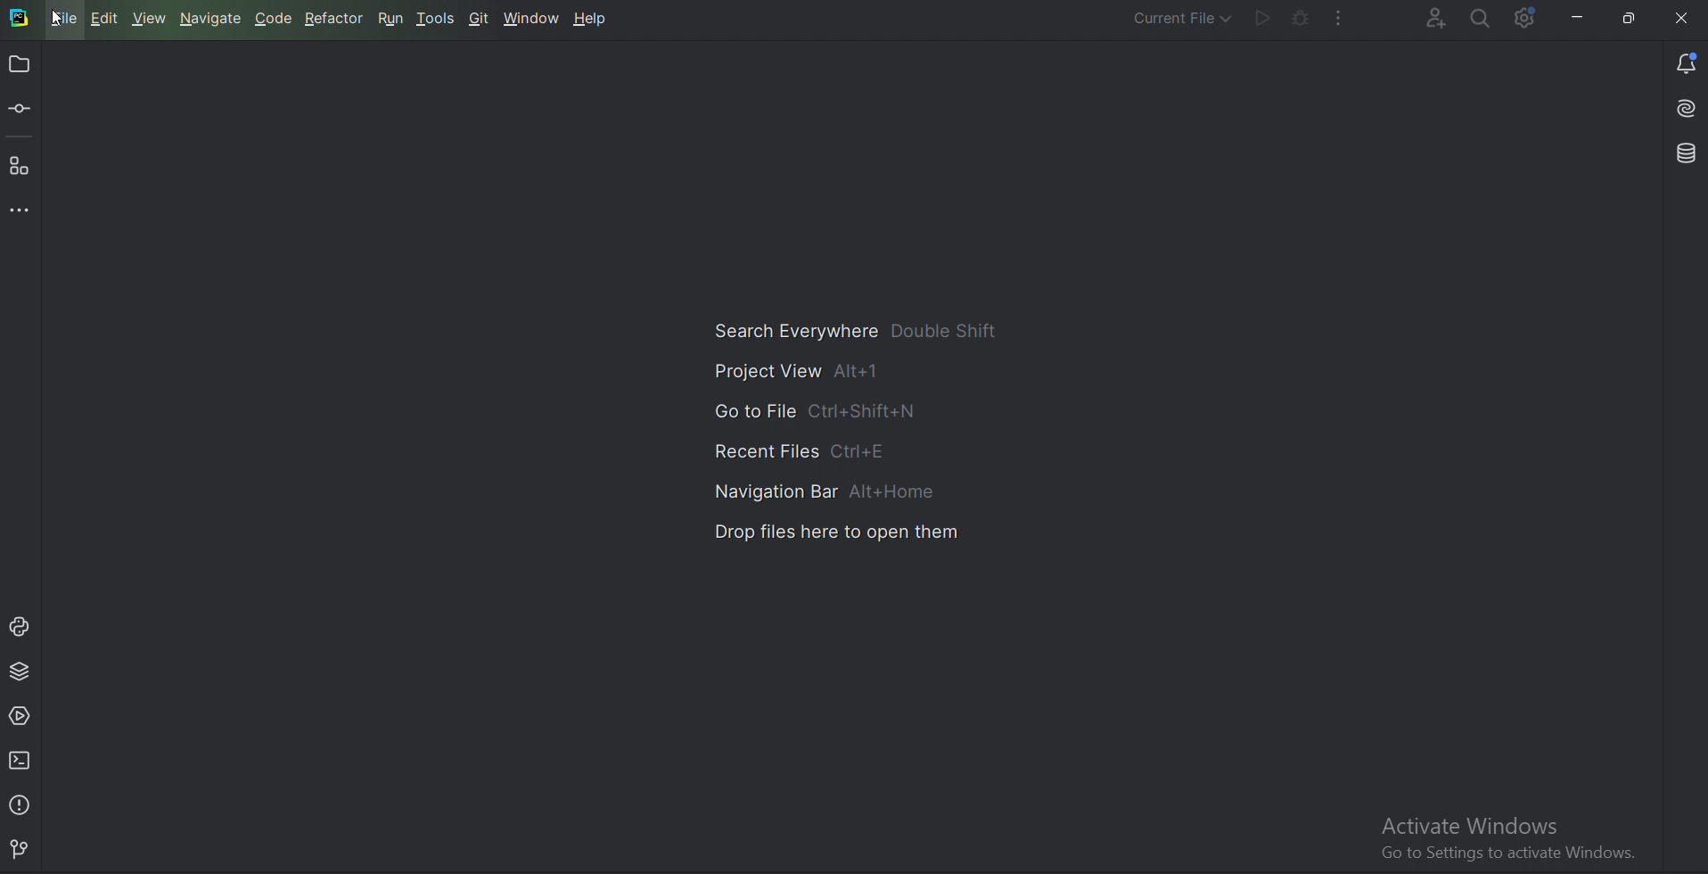 The height and width of the screenshot is (874, 1708). I want to click on More Actions, so click(1343, 18).